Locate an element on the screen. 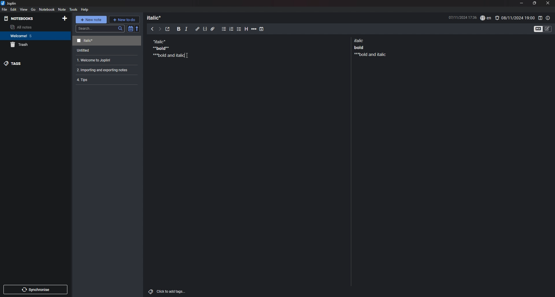 This screenshot has width=555, height=297. notebooks is located at coordinates (20, 18).